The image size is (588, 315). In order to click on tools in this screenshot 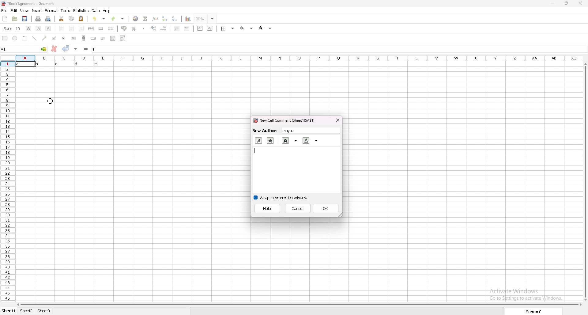, I will do `click(66, 11)`.